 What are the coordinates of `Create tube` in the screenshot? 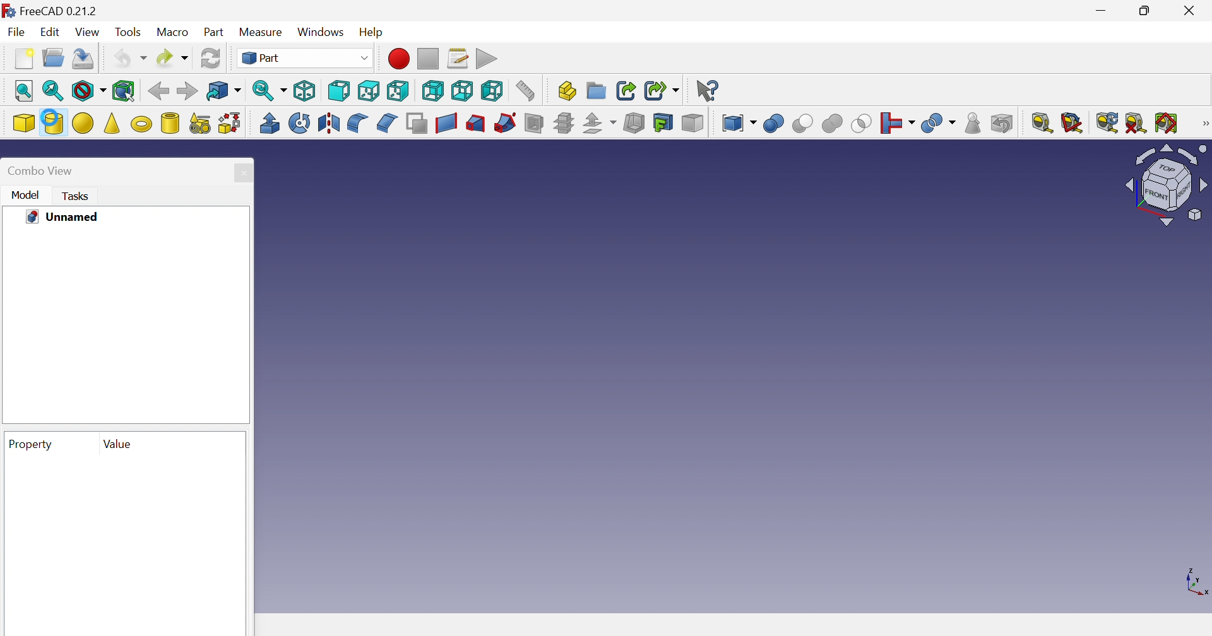 It's located at (170, 123).